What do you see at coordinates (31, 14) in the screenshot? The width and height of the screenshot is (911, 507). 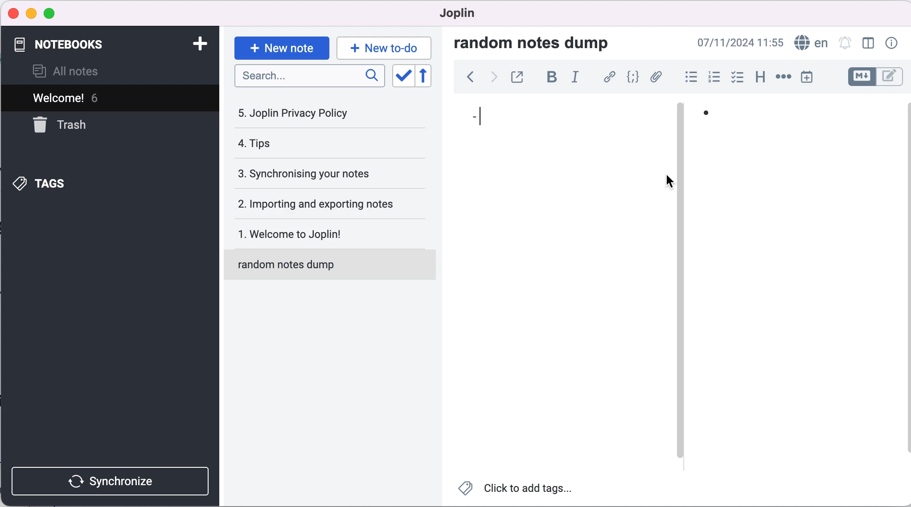 I see `minimize` at bounding box center [31, 14].